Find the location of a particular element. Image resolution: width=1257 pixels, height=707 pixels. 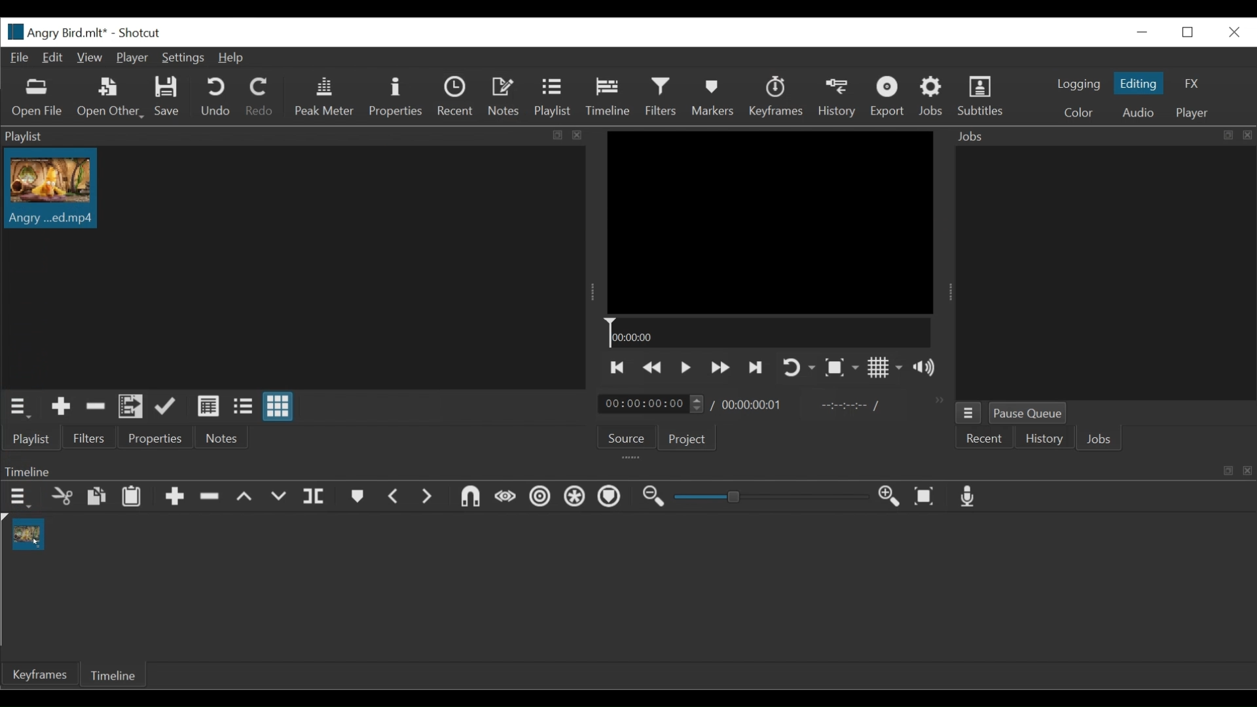

Paste is located at coordinates (131, 498).